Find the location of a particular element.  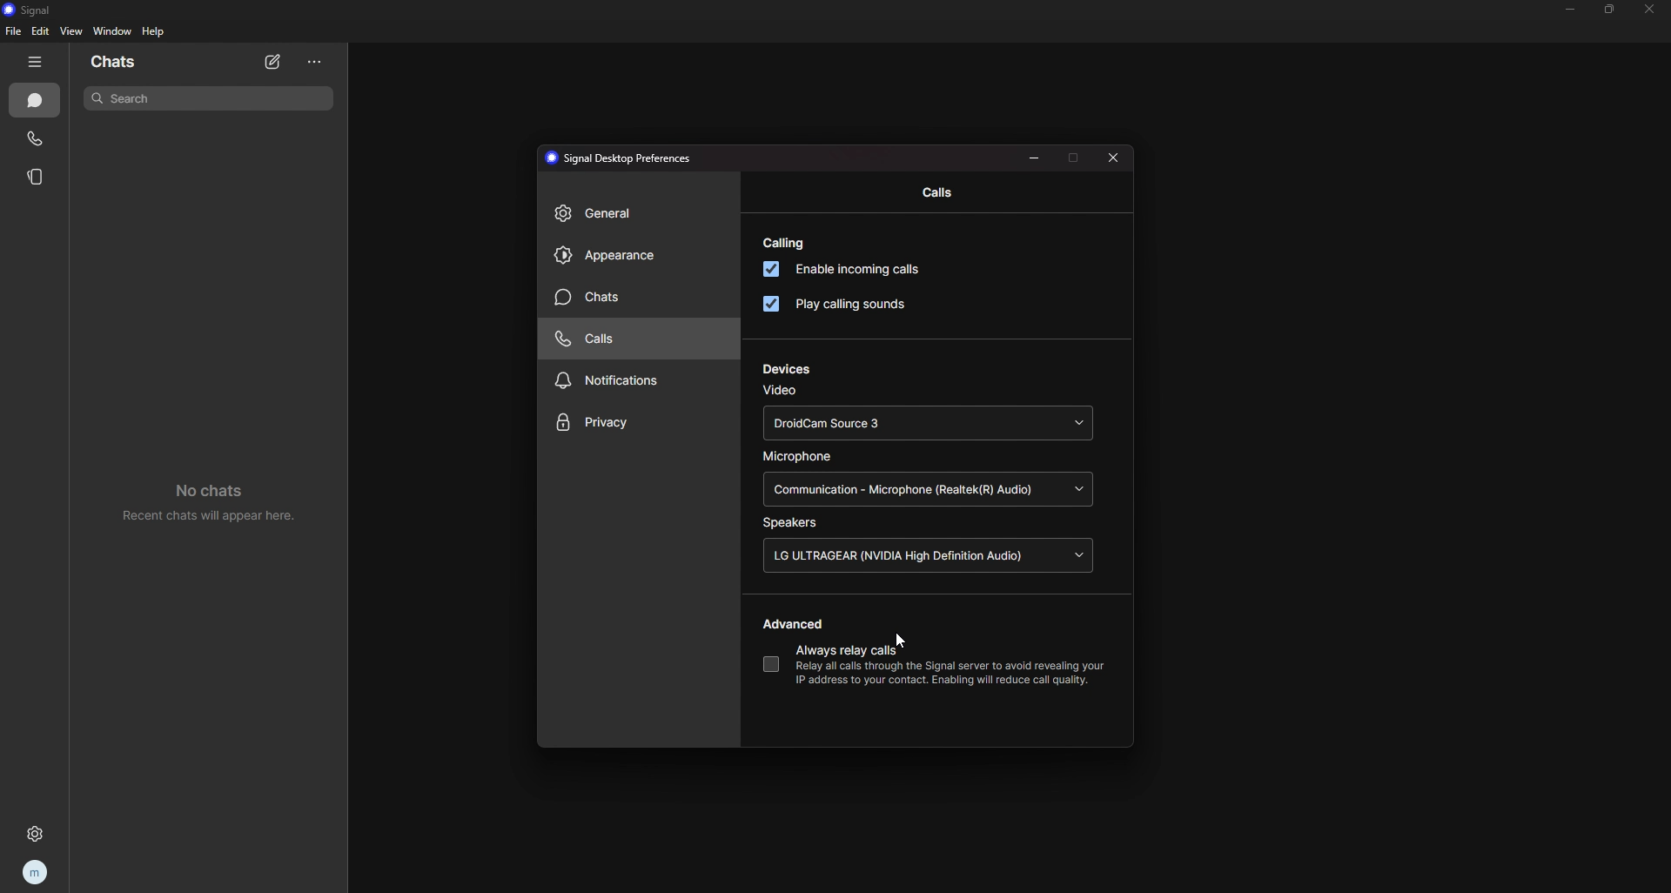

notifications is located at coordinates (638, 380).